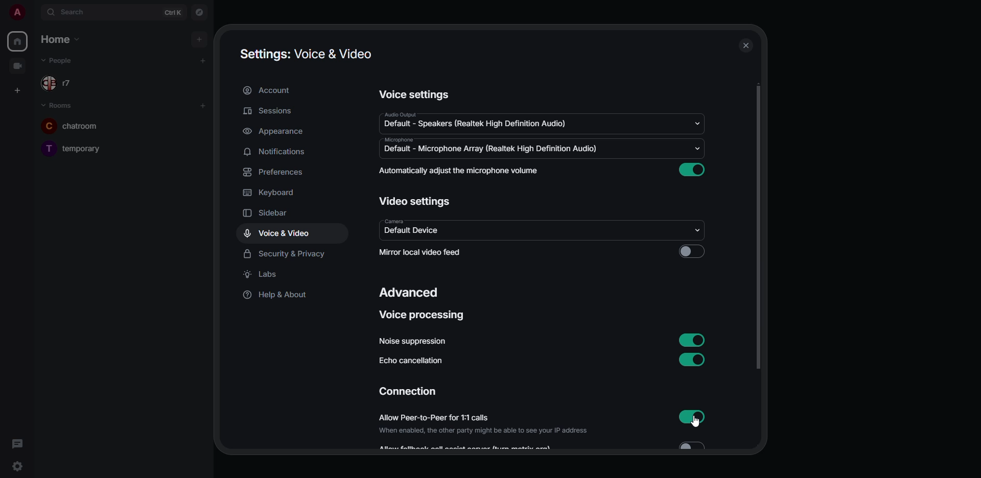 Image resolution: width=981 pixels, height=478 pixels. Describe the element at coordinates (274, 214) in the screenshot. I see `sidebar` at that location.